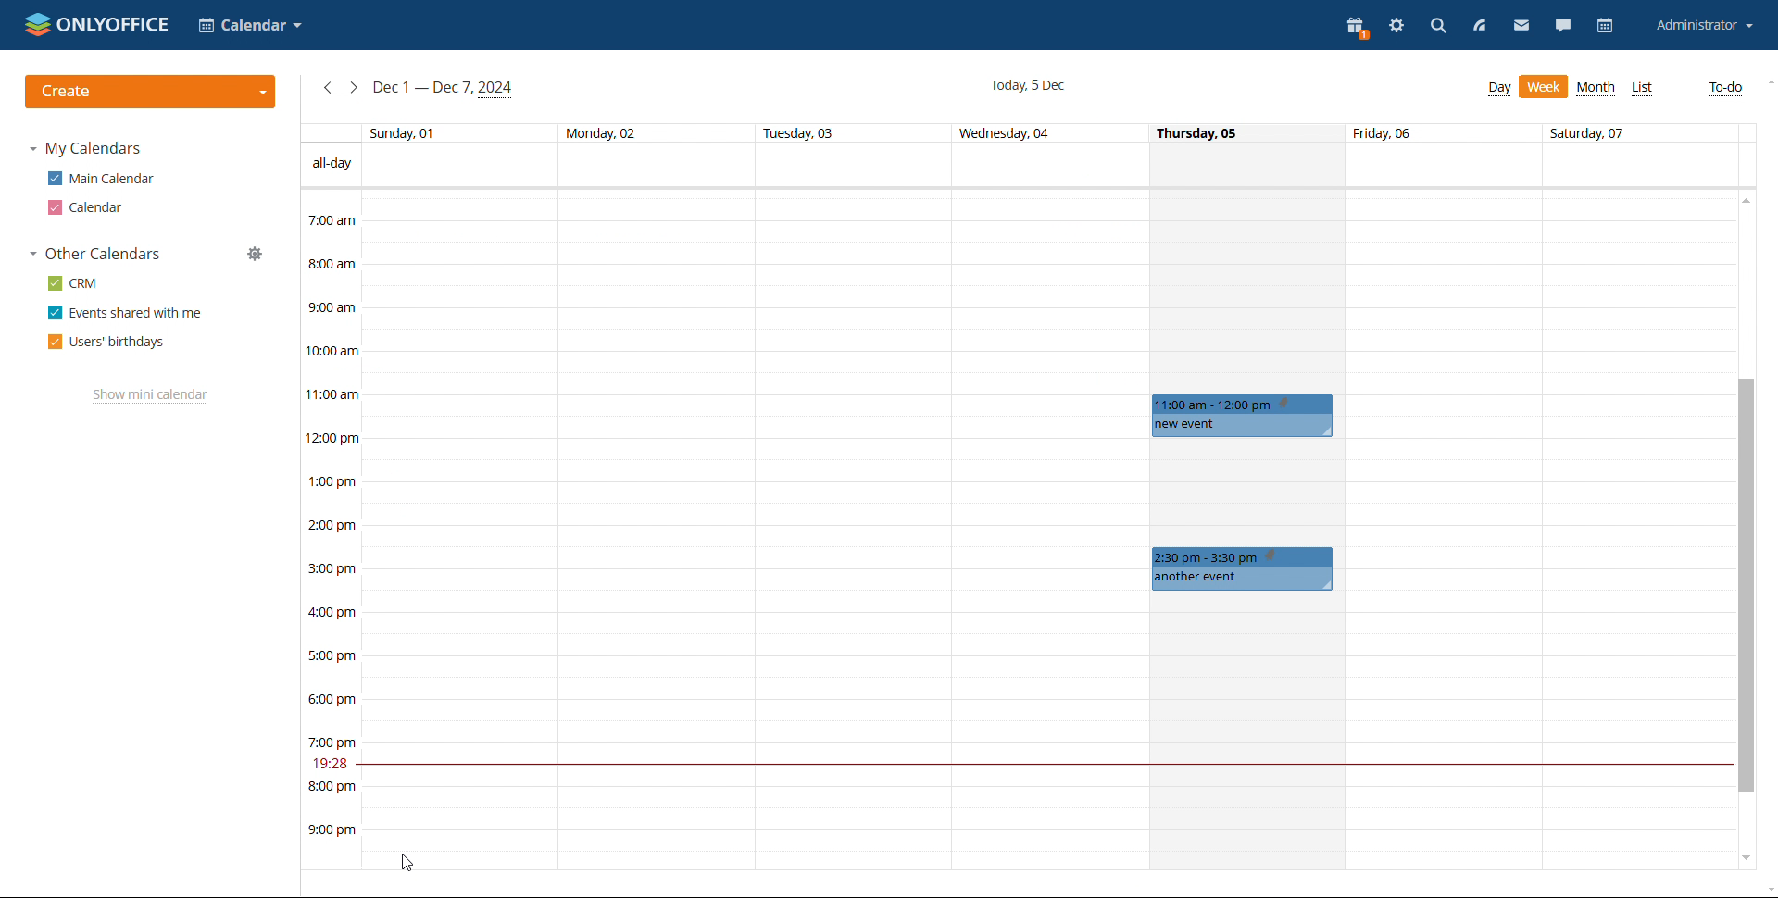 This screenshot has width=1778, height=898. Describe the element at coordinates (328, 351) in the screenshot. I see `10:00 am` at that location.